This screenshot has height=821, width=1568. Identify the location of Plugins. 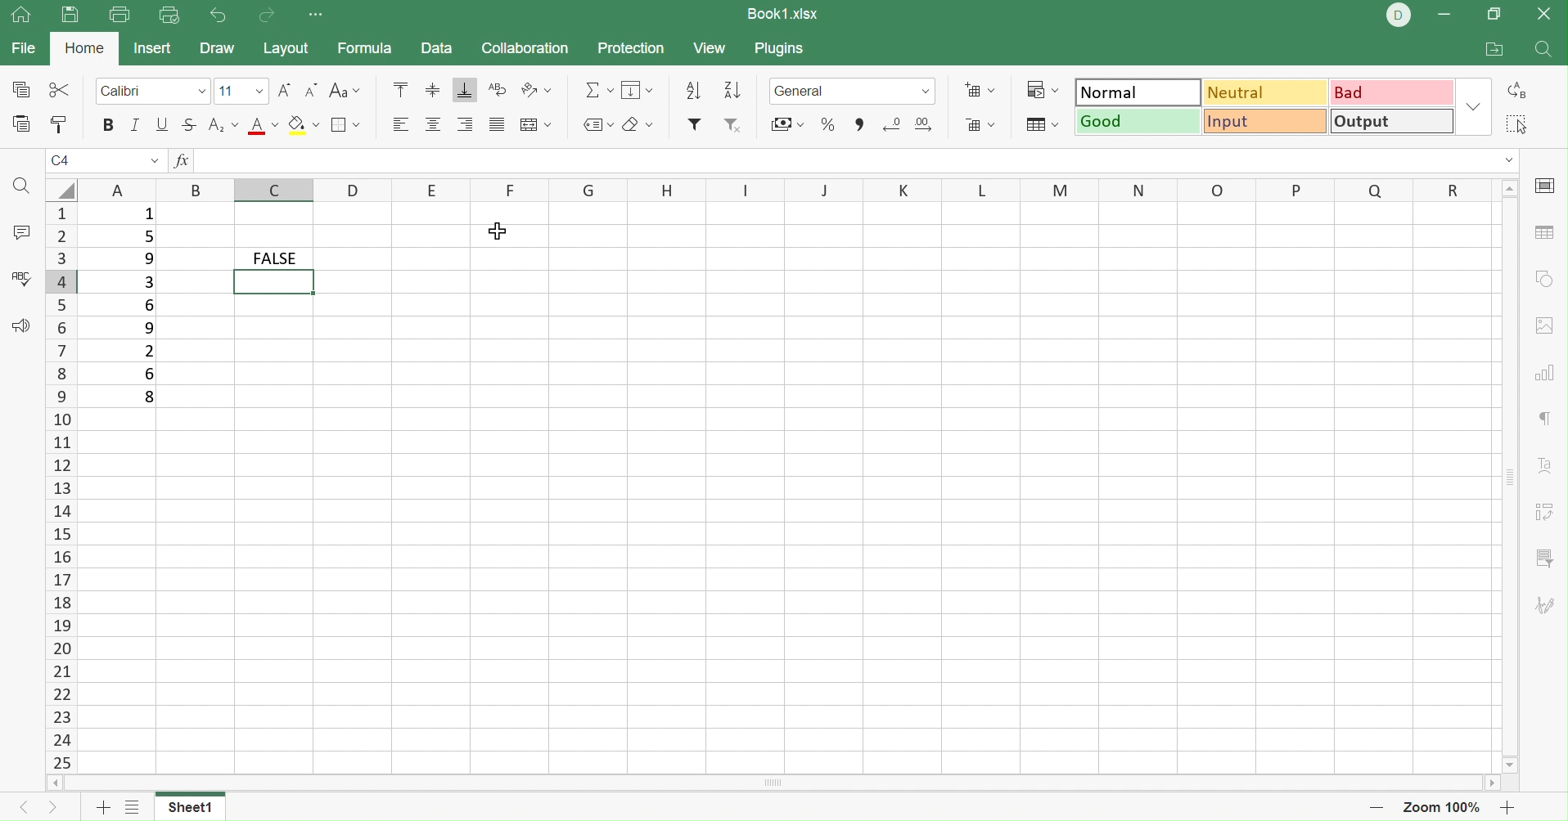
(783, 49).